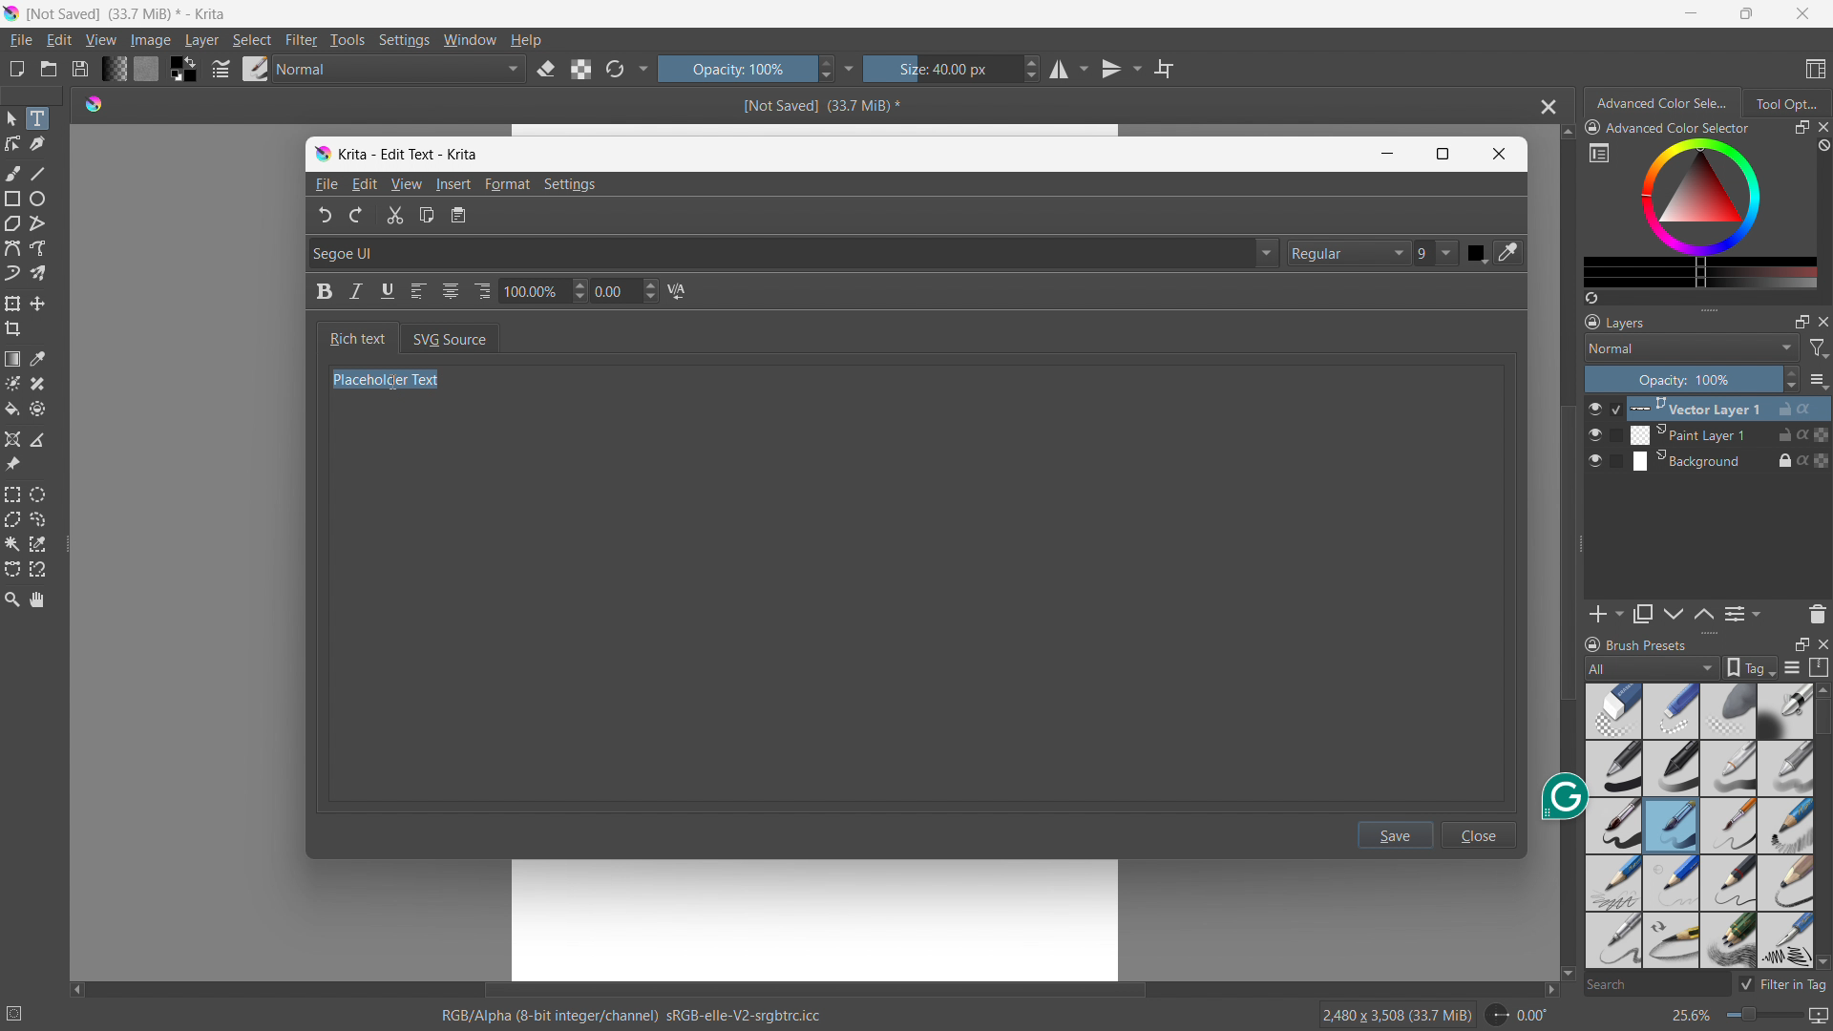  Describe the element at coordinates (37, 199) in the screenshot. I see `ellipse tool` at that location.